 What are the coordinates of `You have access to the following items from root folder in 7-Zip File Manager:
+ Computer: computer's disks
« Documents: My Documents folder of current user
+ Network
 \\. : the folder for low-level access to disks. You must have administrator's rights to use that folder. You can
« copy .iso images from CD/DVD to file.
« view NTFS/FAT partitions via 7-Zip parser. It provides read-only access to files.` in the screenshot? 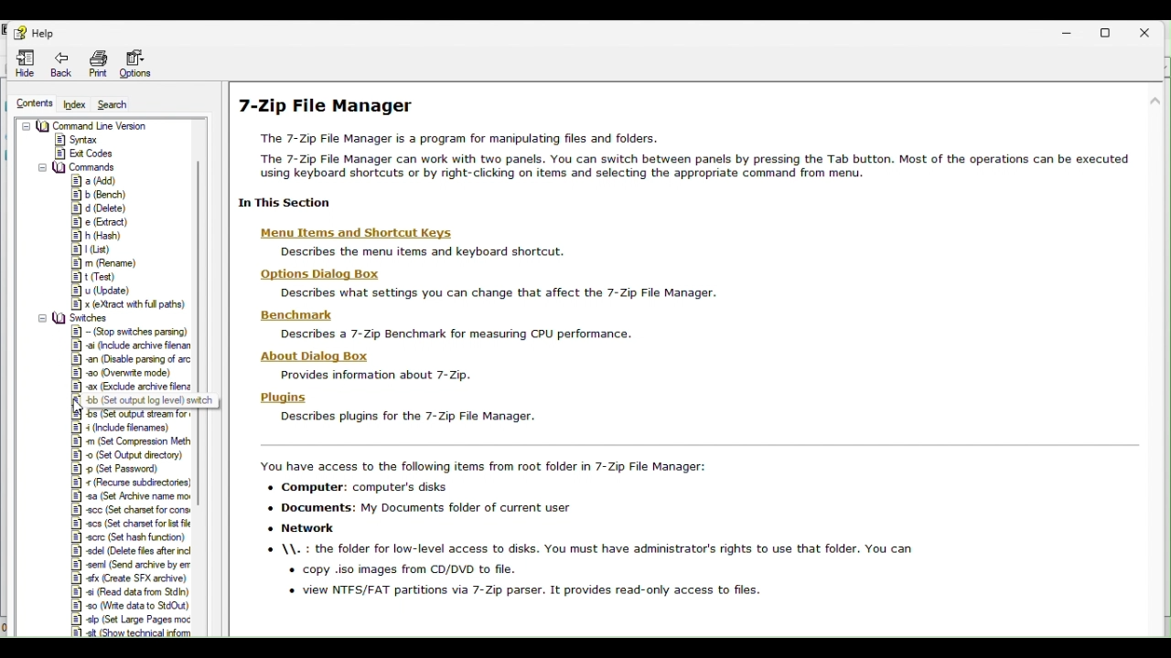 It's located at (583, 531).